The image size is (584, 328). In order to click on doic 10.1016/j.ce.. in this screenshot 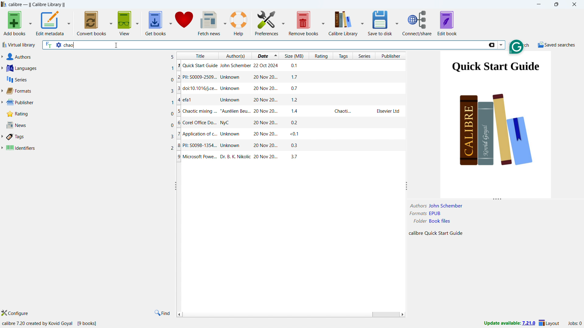, I will do `click(290, 90)`.